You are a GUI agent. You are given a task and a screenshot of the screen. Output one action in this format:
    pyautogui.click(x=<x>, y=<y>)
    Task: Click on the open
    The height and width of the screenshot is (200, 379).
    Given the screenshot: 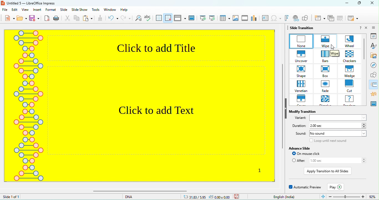 What is the action you would take?
    pyautogui.click(x=22, y=19)
    